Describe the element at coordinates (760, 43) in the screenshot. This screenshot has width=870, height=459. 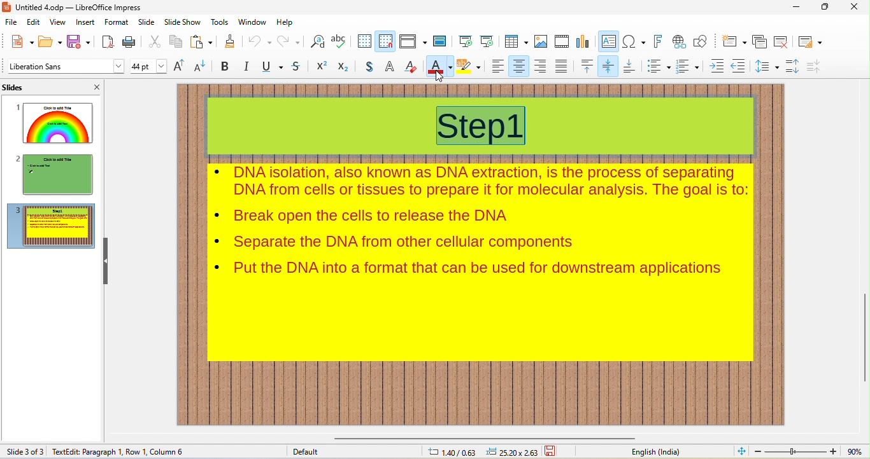
I see `duplicate slide` at that location.